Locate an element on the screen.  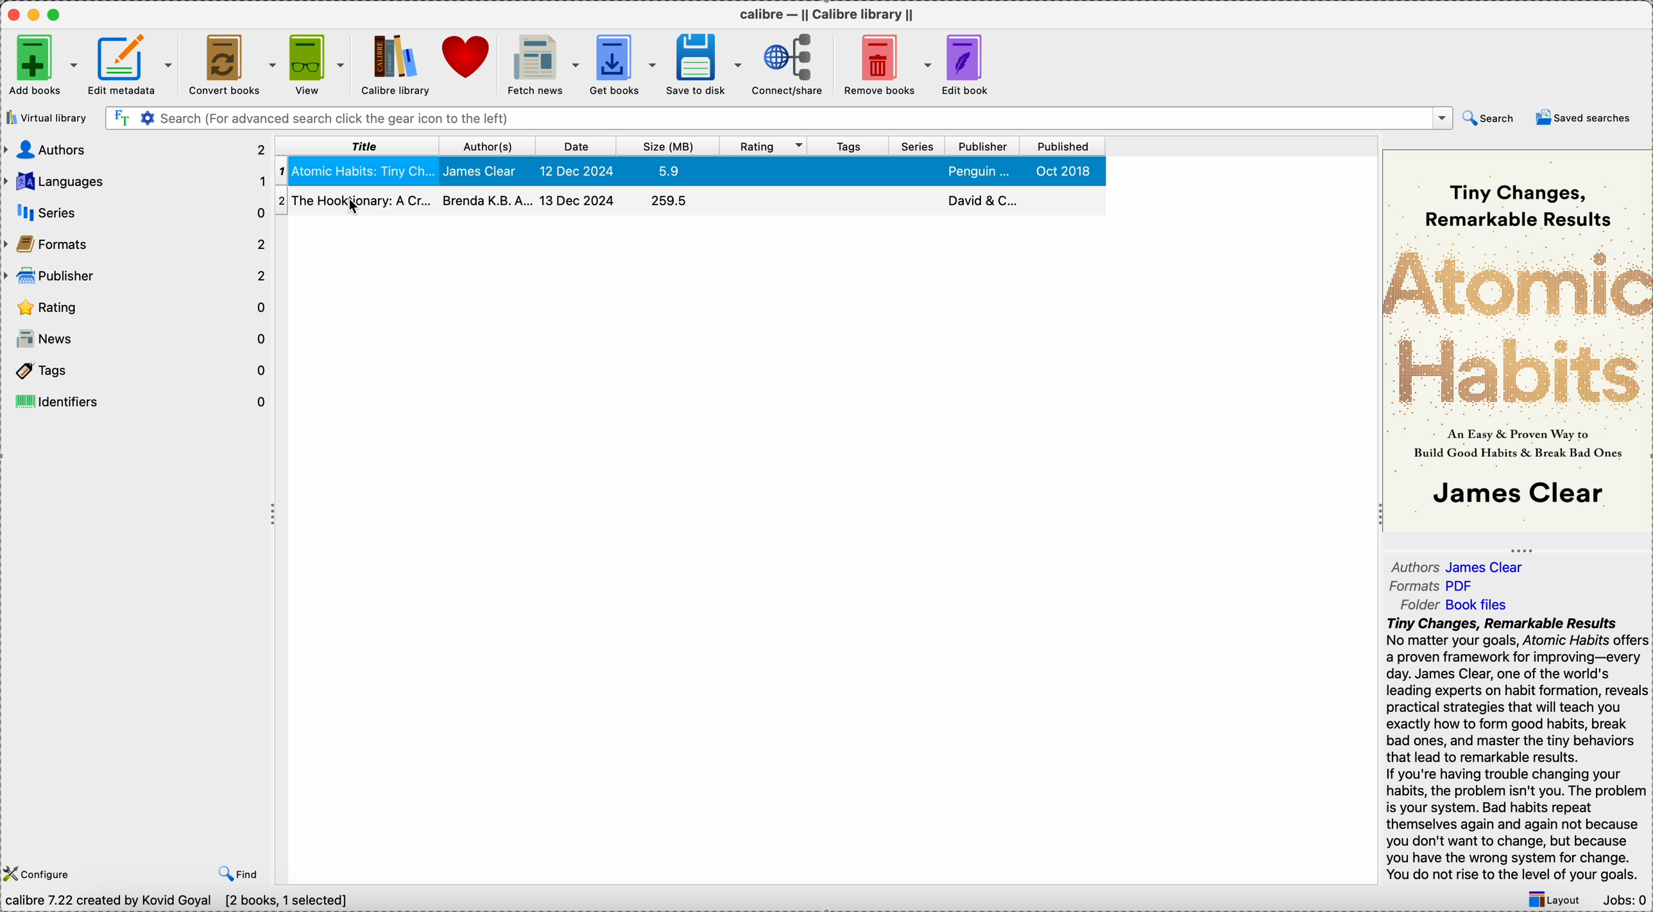
published is located at coordinates (1060, 147).